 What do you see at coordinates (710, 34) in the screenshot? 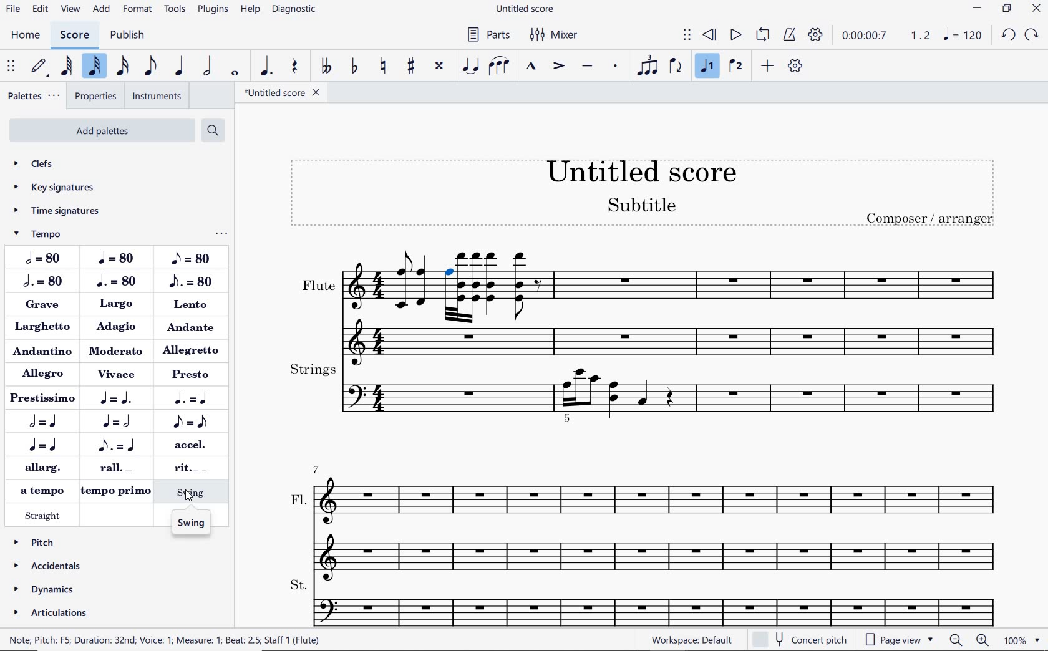
I see `REWIND` at bounding box center [710, 34].